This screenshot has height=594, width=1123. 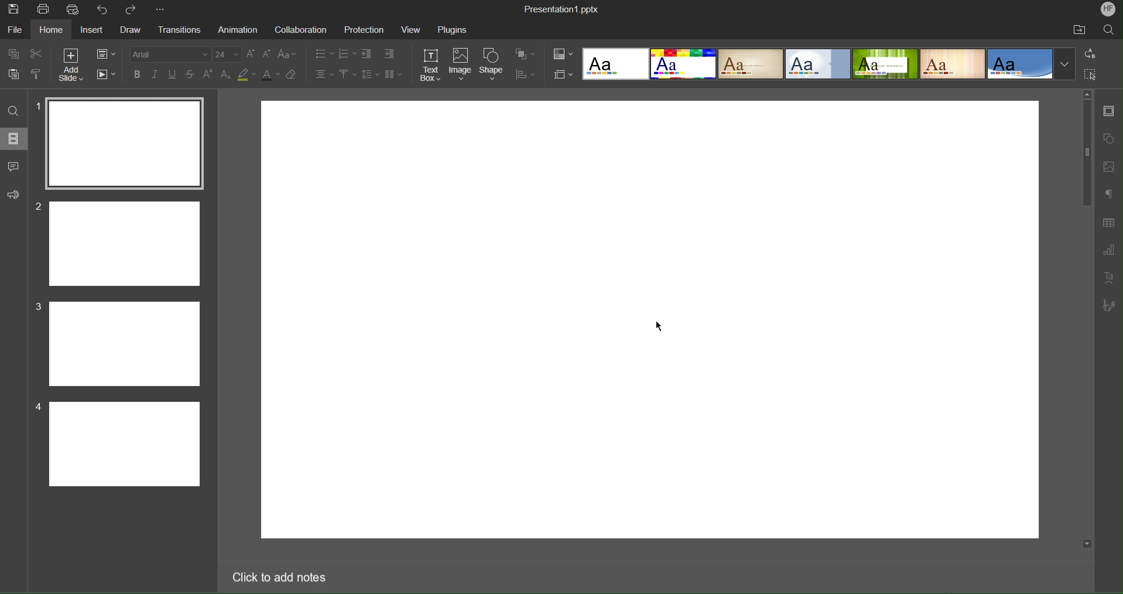 I want to click on Collaboration, so click(x=300, y=29).